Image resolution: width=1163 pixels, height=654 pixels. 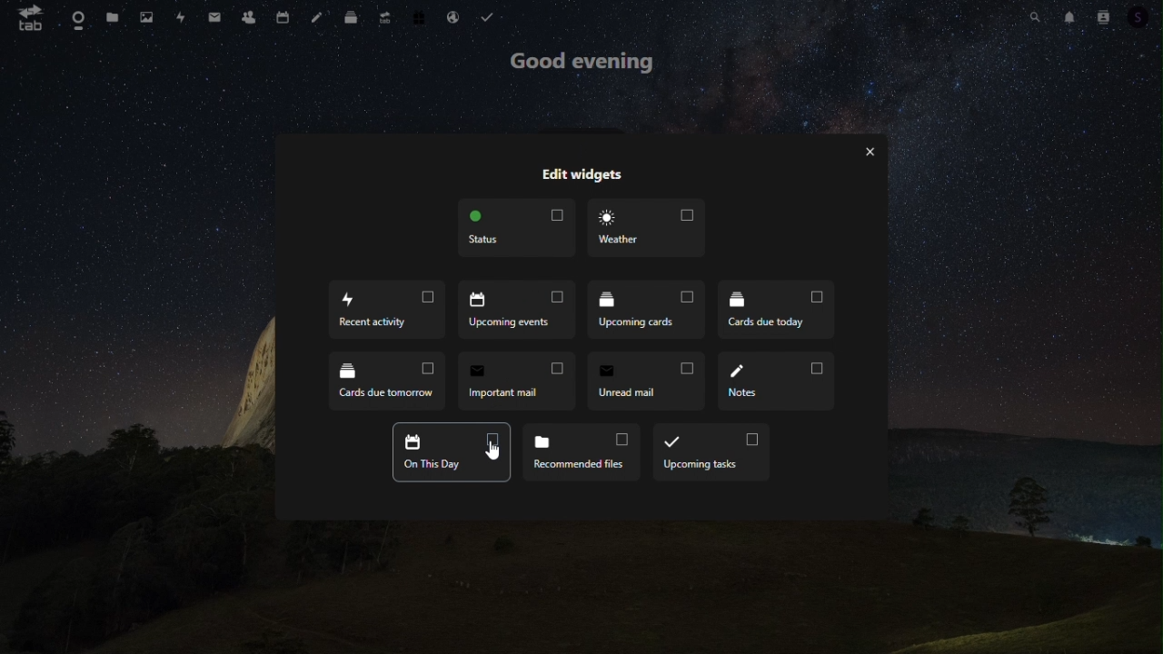 I want to click on Cursor, so click(x=495, y=453).